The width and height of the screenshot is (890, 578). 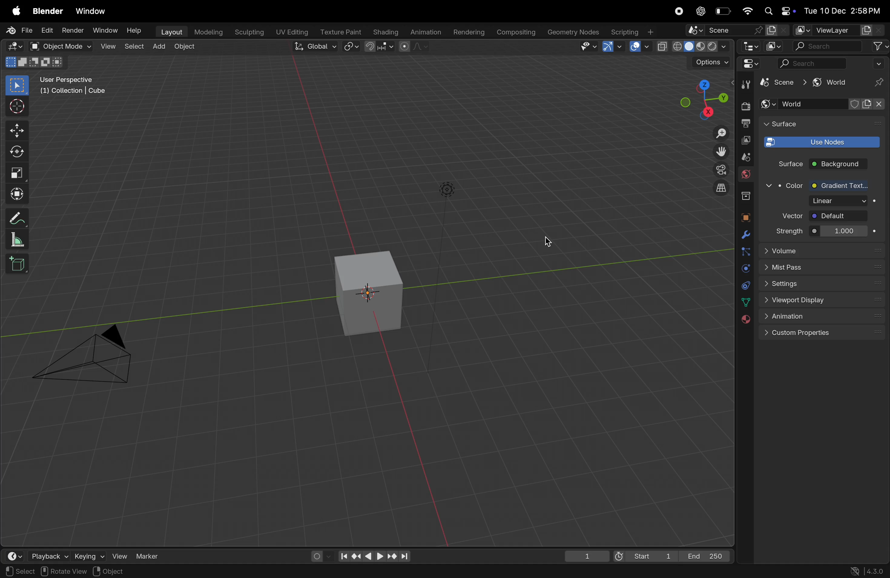 What do you see at coordinates (89, 358) in the screenshot?
I see `camera` at bounding box center [89, 358].